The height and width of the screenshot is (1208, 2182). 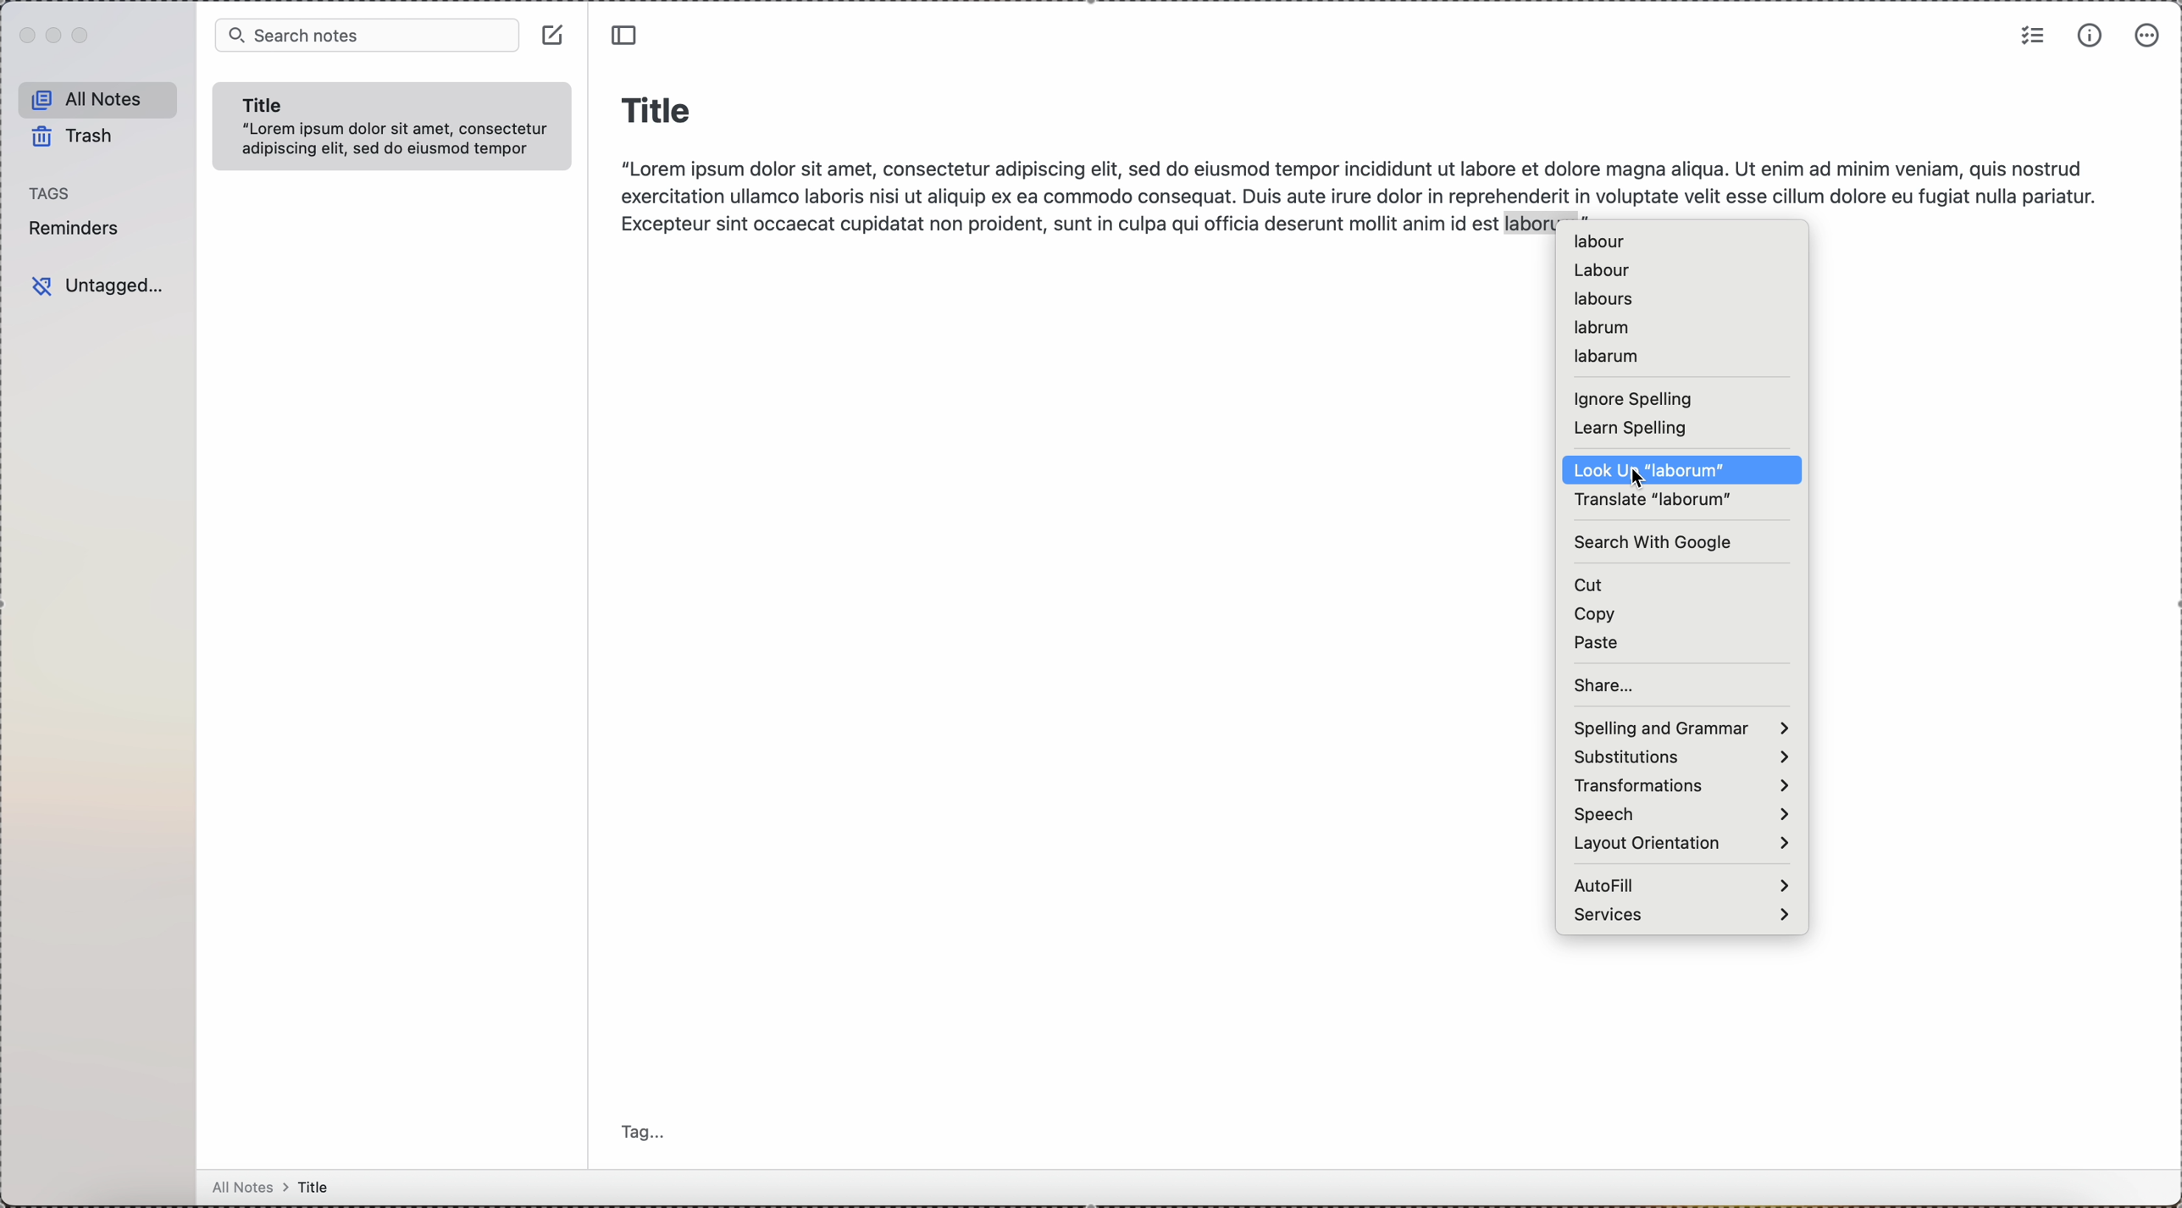 I want to click on substitutions, so click(x=1680, y=759).